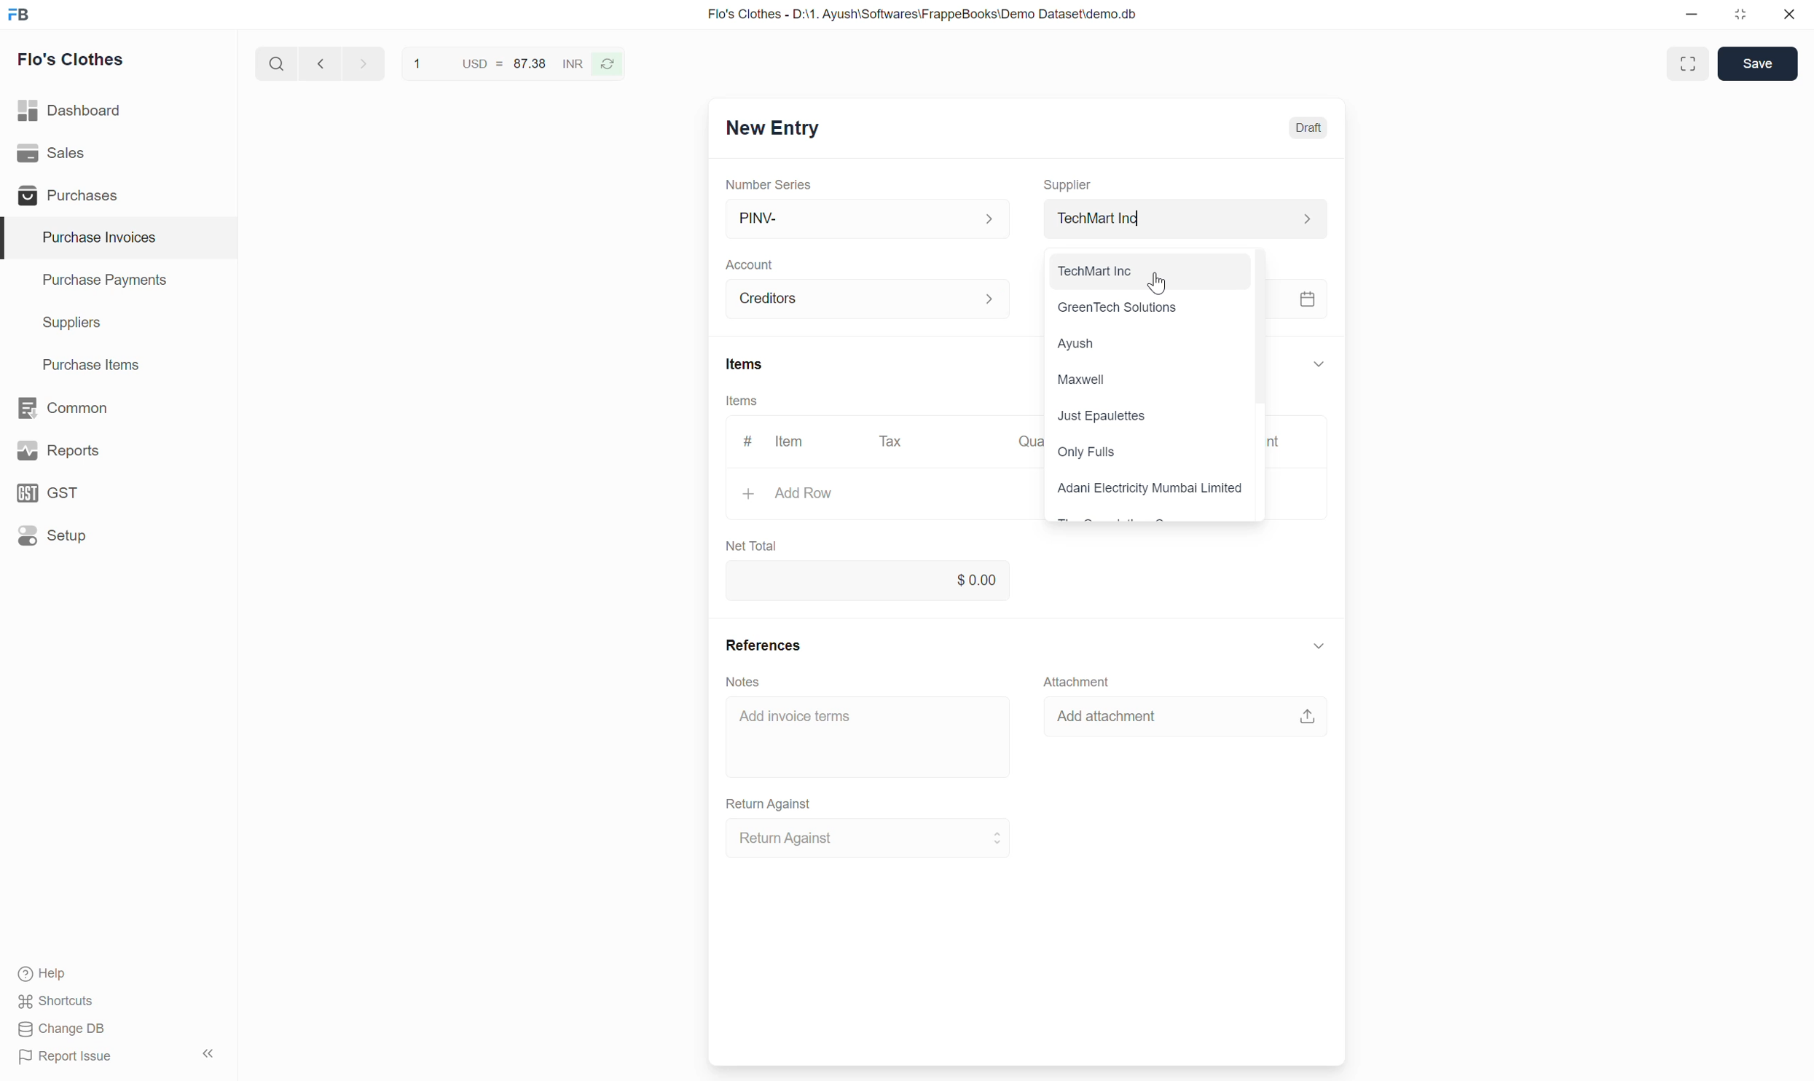  Describe the element at coordinates (789, 497) in the screenshot. I see `+ Add Row` at that location.